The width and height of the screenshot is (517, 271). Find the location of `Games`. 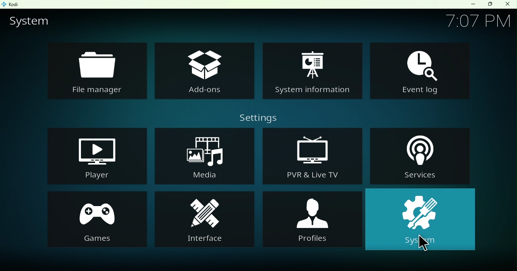

Games is located at coordinates (99, 218).